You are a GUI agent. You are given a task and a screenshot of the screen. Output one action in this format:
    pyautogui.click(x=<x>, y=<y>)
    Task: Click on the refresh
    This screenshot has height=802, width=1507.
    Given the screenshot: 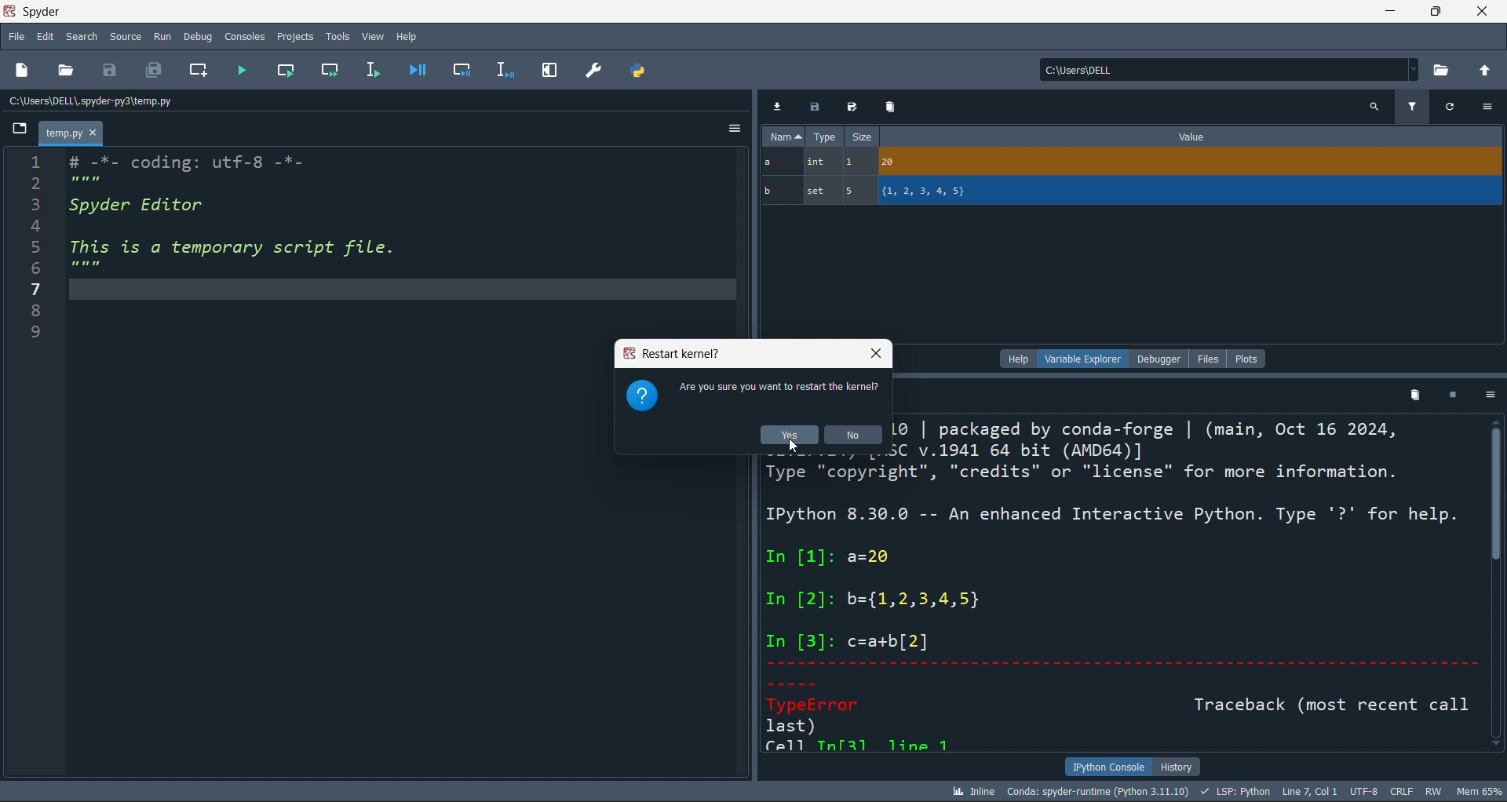 What is the action you would take?
    pyautogui.click(x=1447, y=107)
    